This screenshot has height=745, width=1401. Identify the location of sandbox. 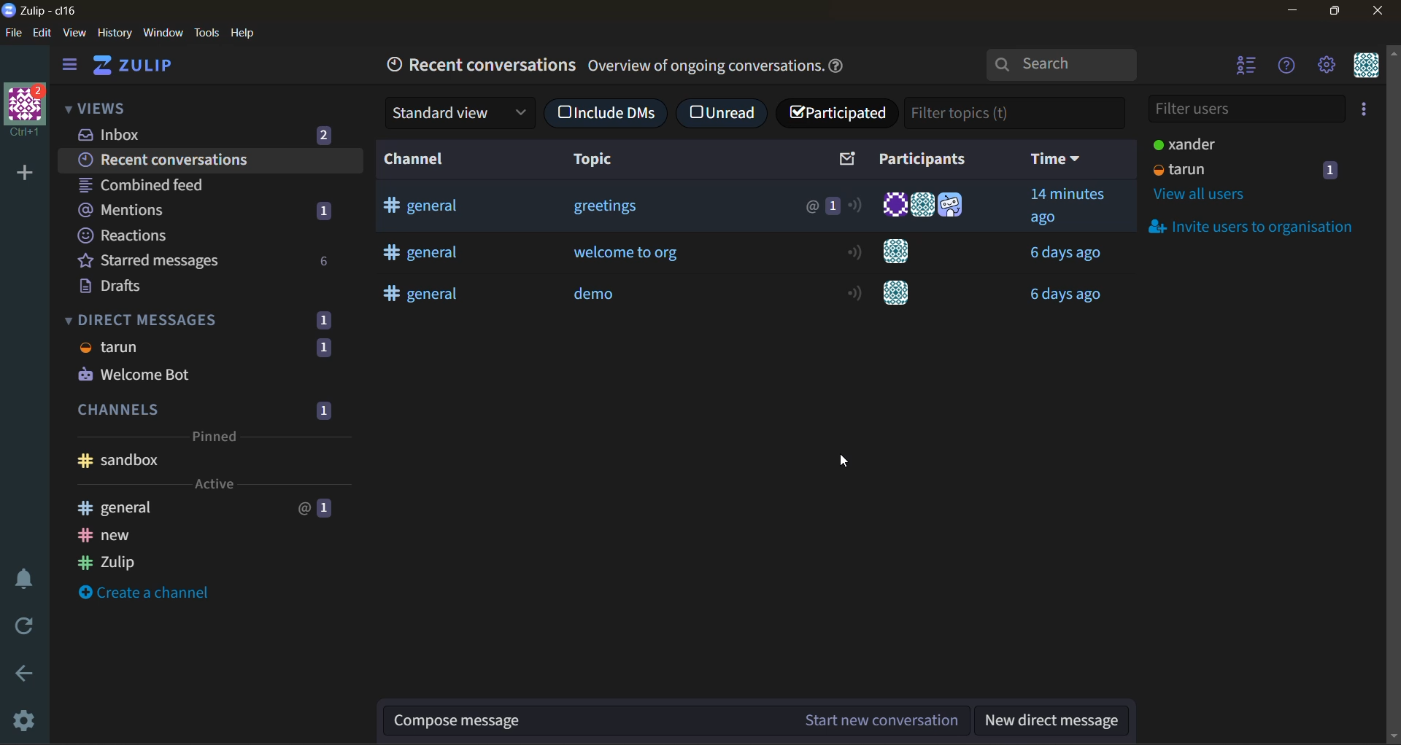
(206, 460).